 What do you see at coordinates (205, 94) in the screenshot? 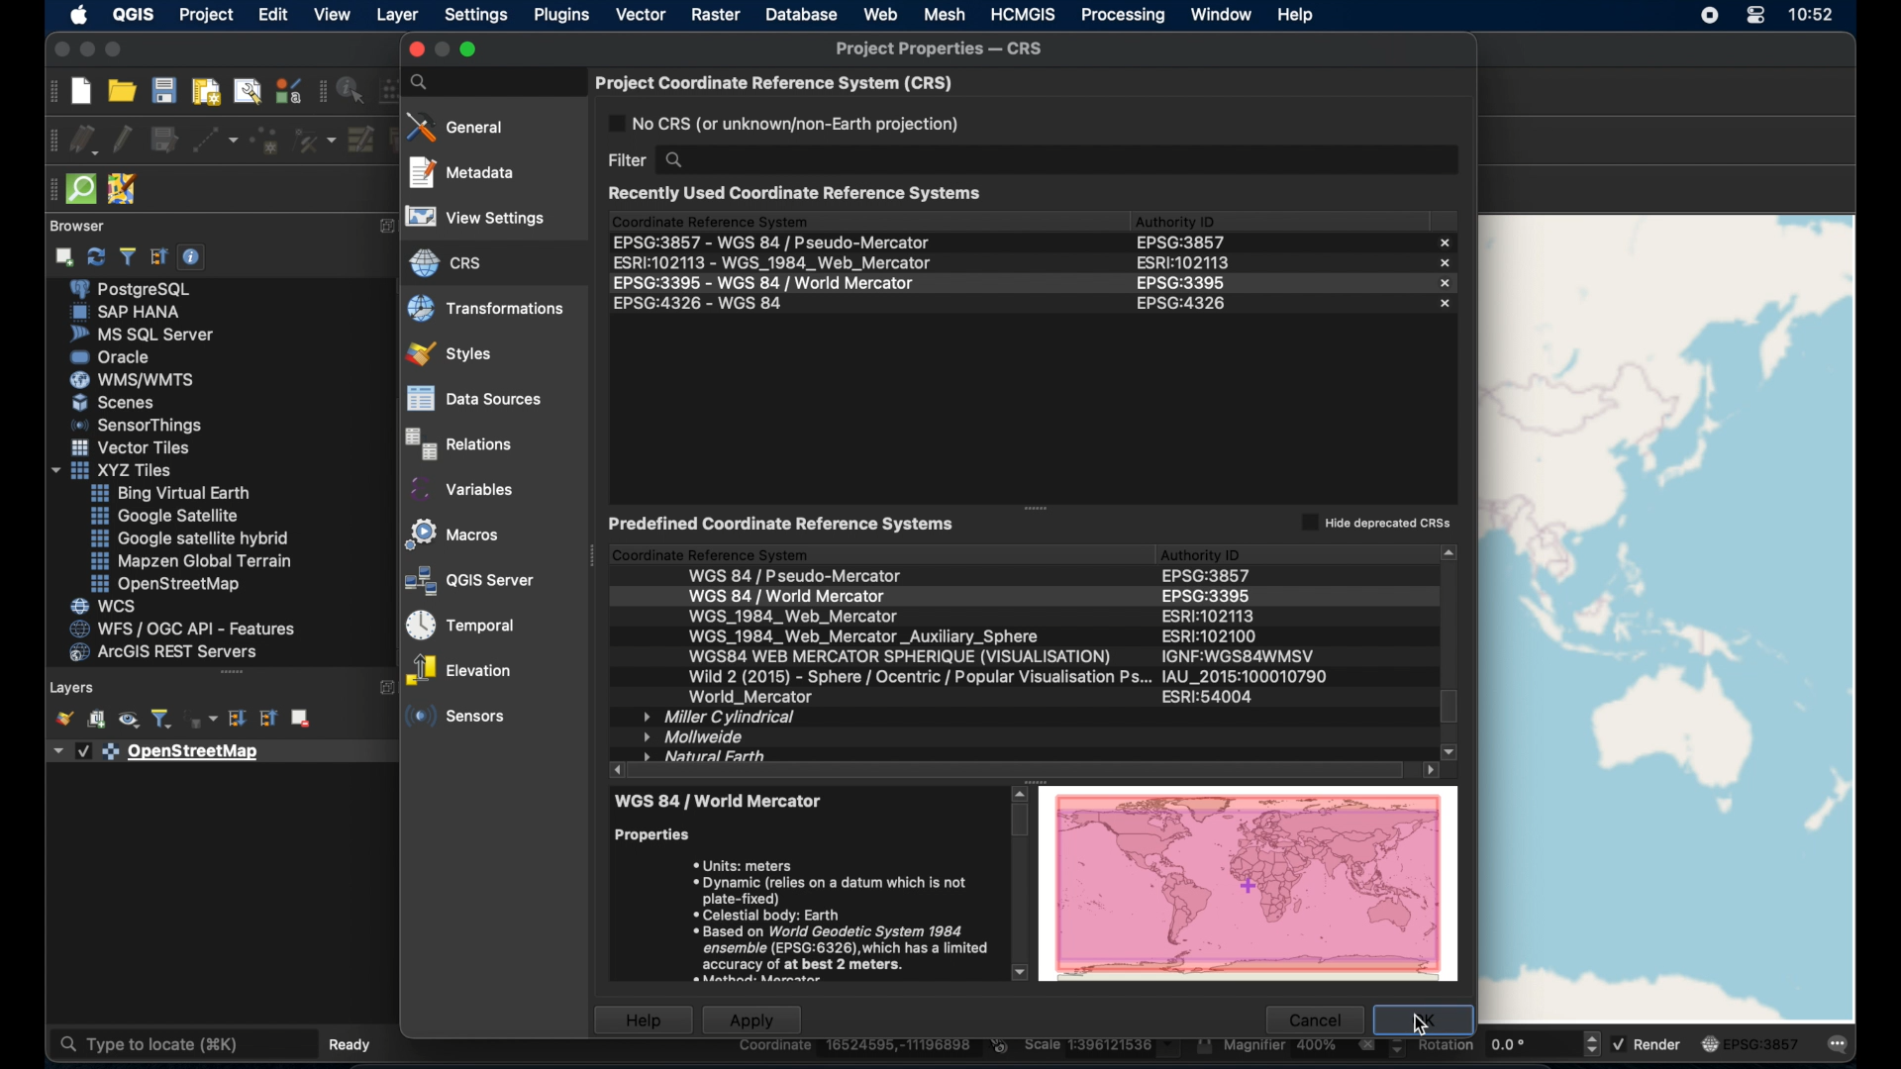
I see `new print layout` at bounding box center [205, 94].